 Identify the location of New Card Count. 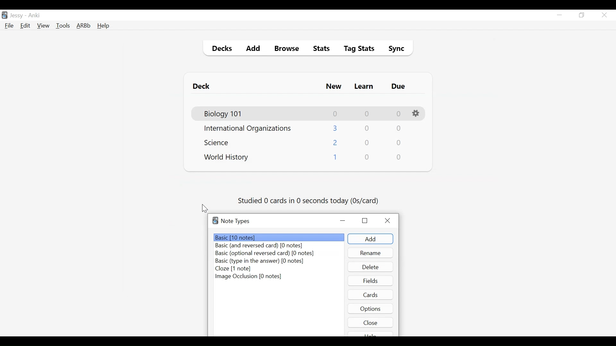
(335, 158).